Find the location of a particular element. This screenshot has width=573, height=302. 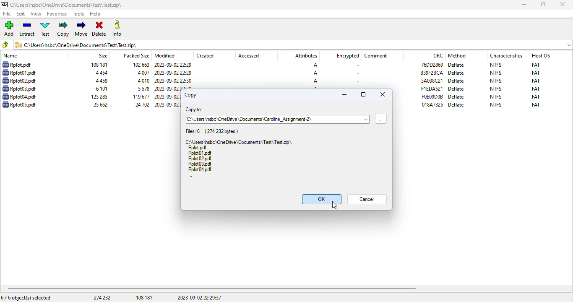

FAT is located at coordinates (536, 89).